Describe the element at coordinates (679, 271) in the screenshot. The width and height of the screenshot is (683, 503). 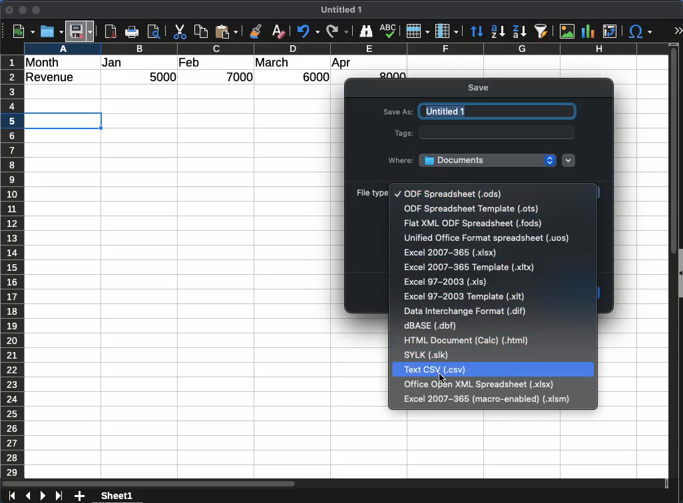
I see `collapse` at that location.